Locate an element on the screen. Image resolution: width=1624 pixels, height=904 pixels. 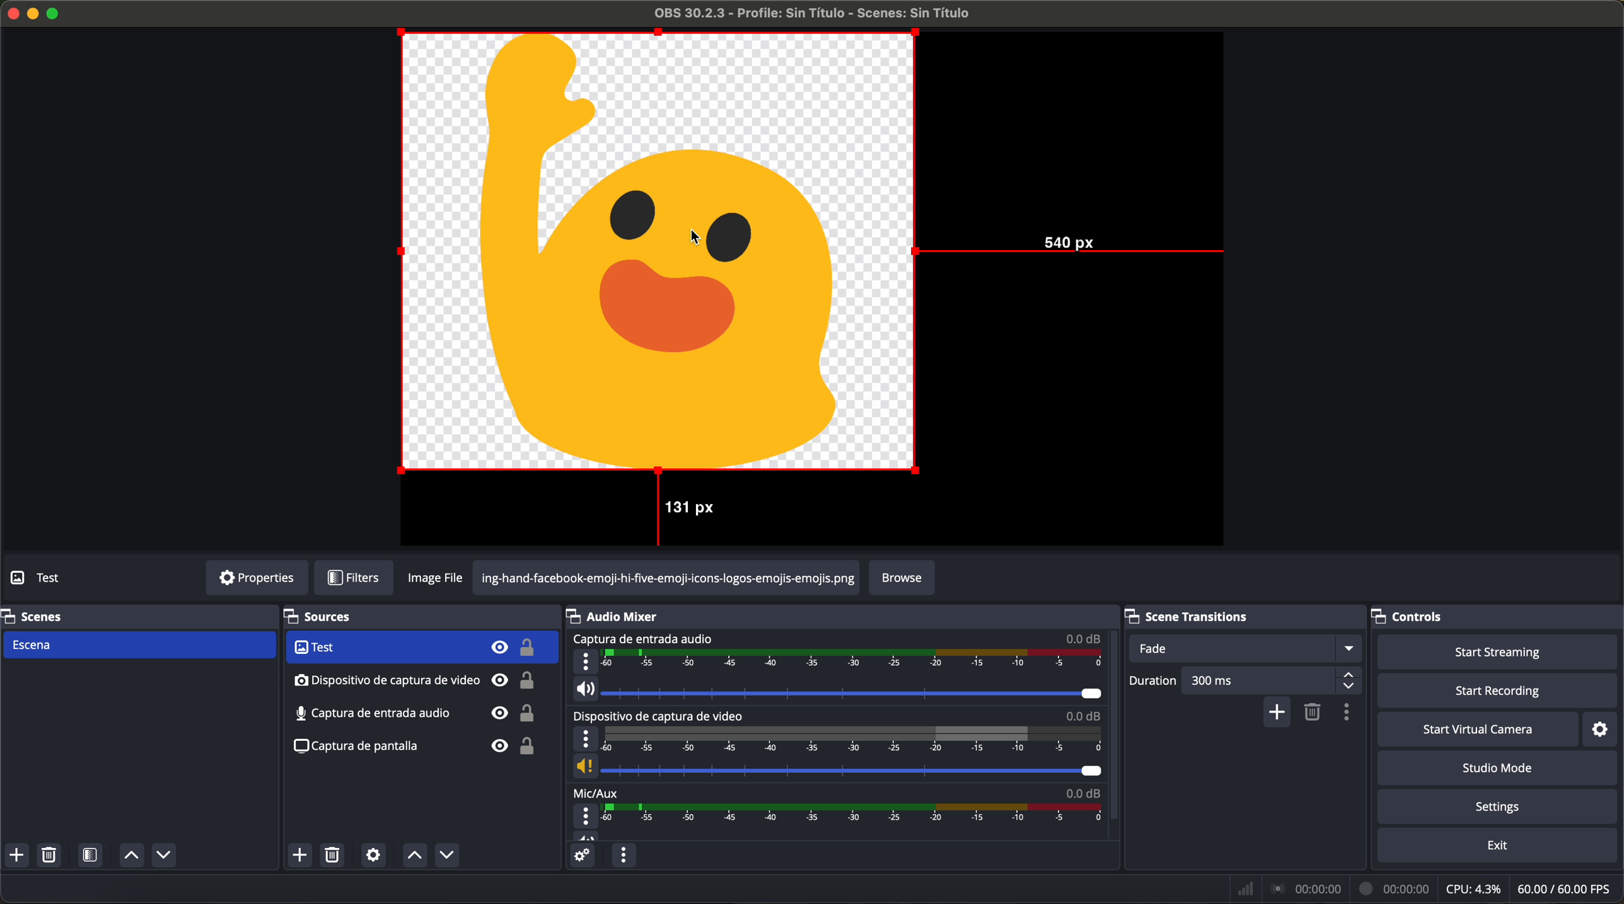
controls is located at coordinates (1419, 614).